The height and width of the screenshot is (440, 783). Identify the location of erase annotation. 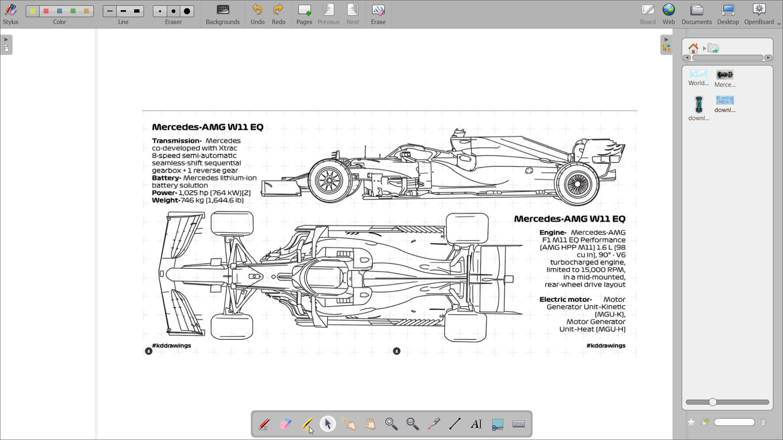
(287, 424).